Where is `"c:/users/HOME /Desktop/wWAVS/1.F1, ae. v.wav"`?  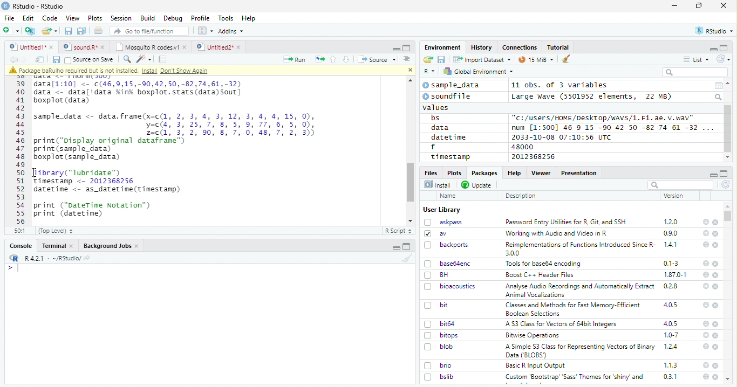
"c:/users/HOME /Desktop/wWAVS/1.F1, ae. v.wav" is located at coordinates (604, 117).